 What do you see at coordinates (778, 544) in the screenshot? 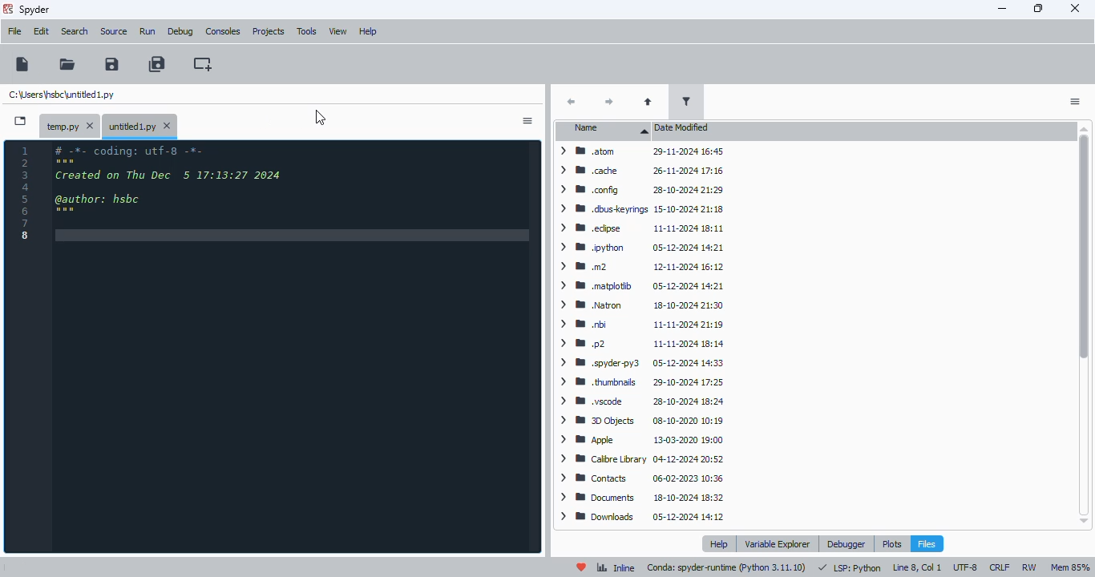
I see `variable explorer` at bounding box center [778, 544].